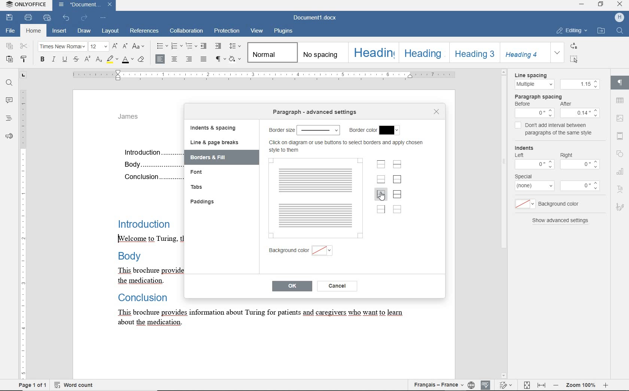  What do you see at coordinates (220, 59) in the screenshot?
I see `nonprinting characters` at bounding box center [220, 59].